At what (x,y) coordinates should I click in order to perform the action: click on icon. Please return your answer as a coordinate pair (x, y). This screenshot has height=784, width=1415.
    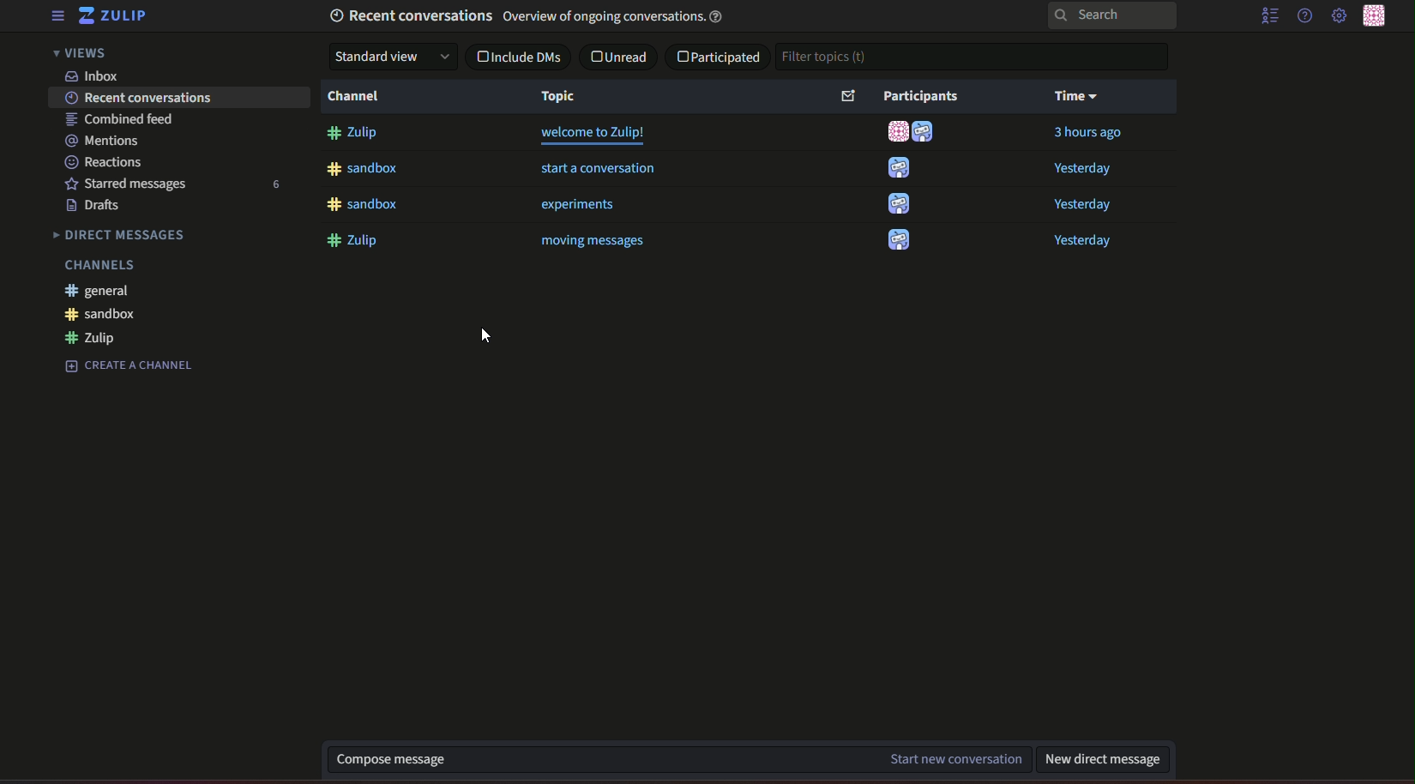
    Looking at the image, I should click on (927, 134).